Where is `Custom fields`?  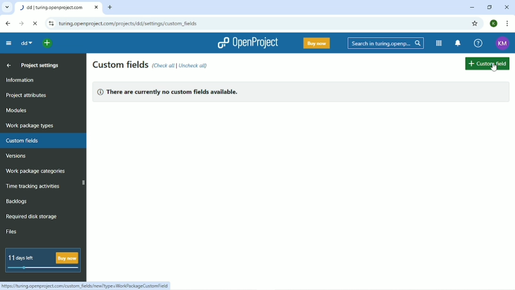
Custom fields is located at coordinates (44, 141).